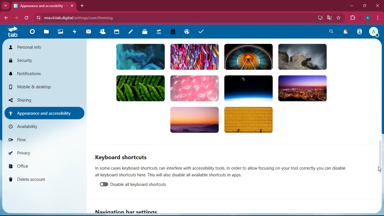 This screenshot has height=216, width=384. Describe the element at coordinates (47, 32) in the screenshot. I see `files` at that location.